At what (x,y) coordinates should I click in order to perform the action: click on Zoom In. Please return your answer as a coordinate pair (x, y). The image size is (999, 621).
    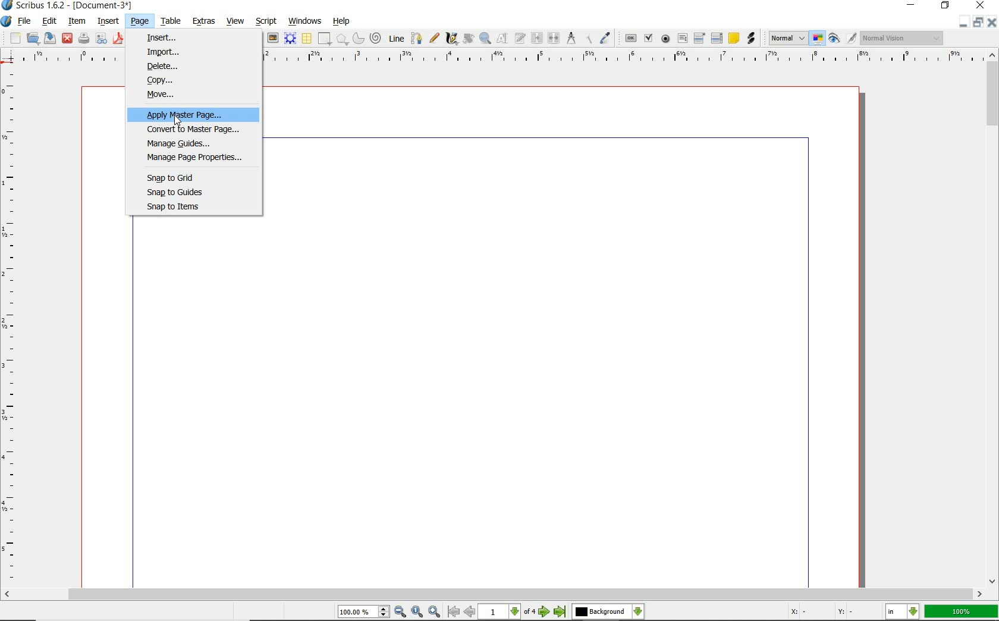
    Looking at the image, I should click on (434, 612).